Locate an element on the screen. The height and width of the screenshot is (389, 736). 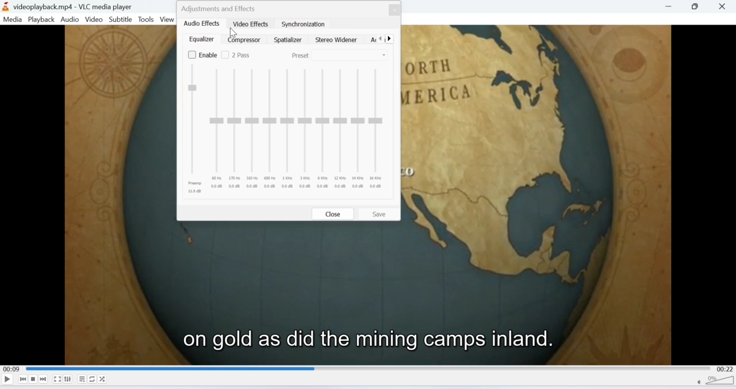
Volume is located at coordinates (716, 382).